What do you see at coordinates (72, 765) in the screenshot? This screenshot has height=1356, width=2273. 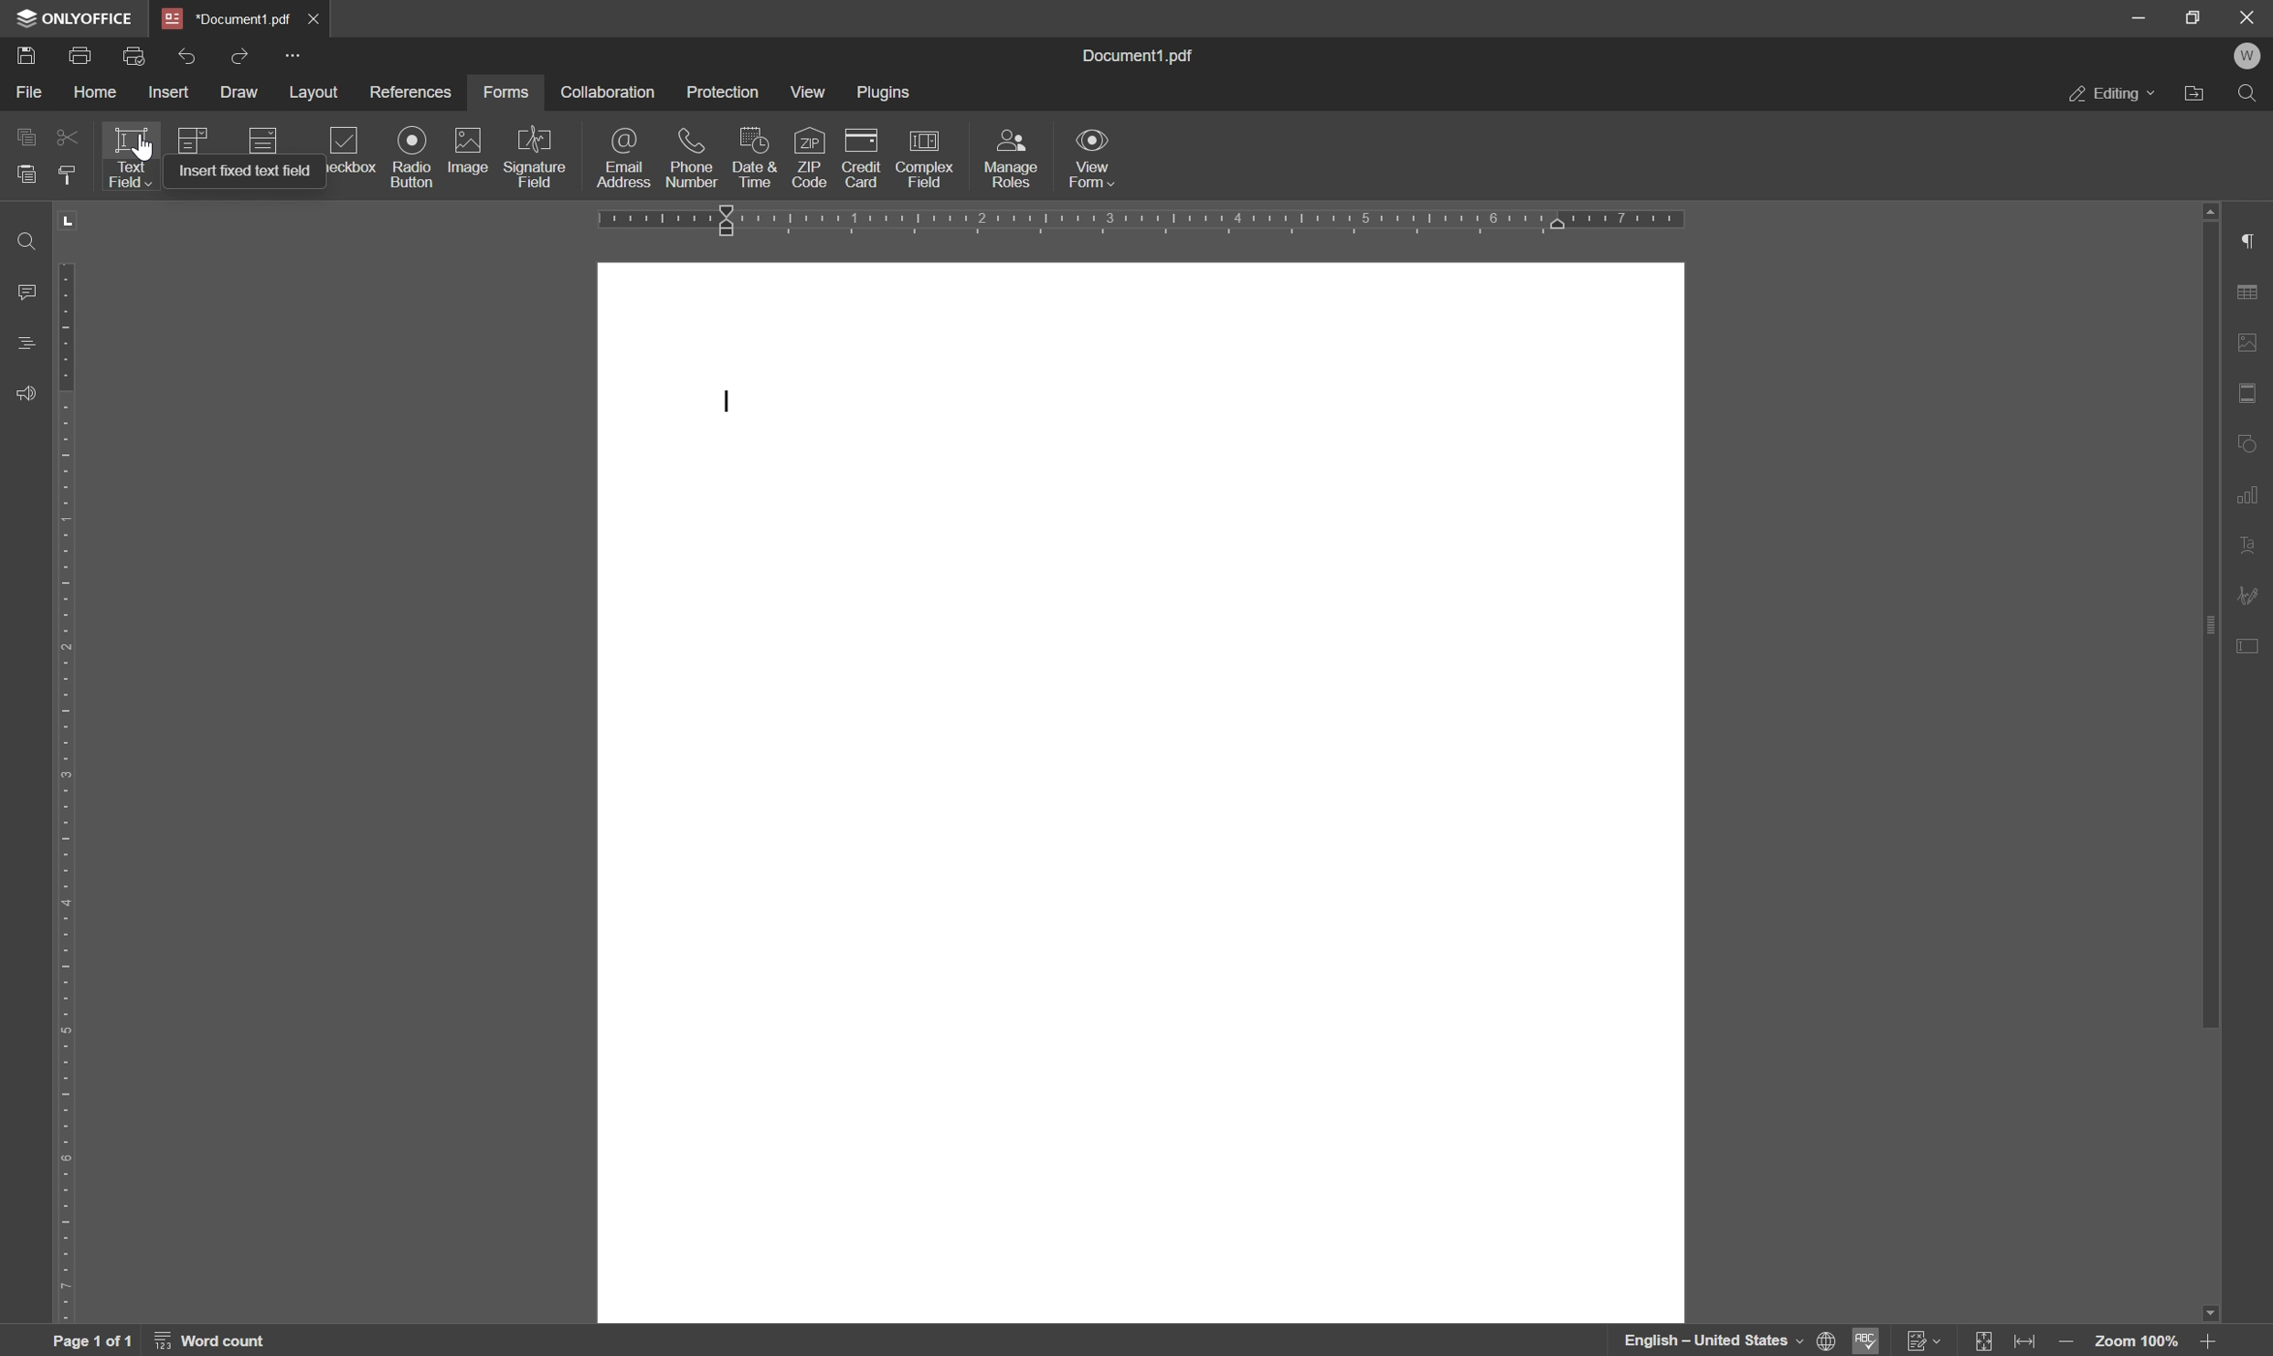 I see `ruler` at bounding box center [72, 765].